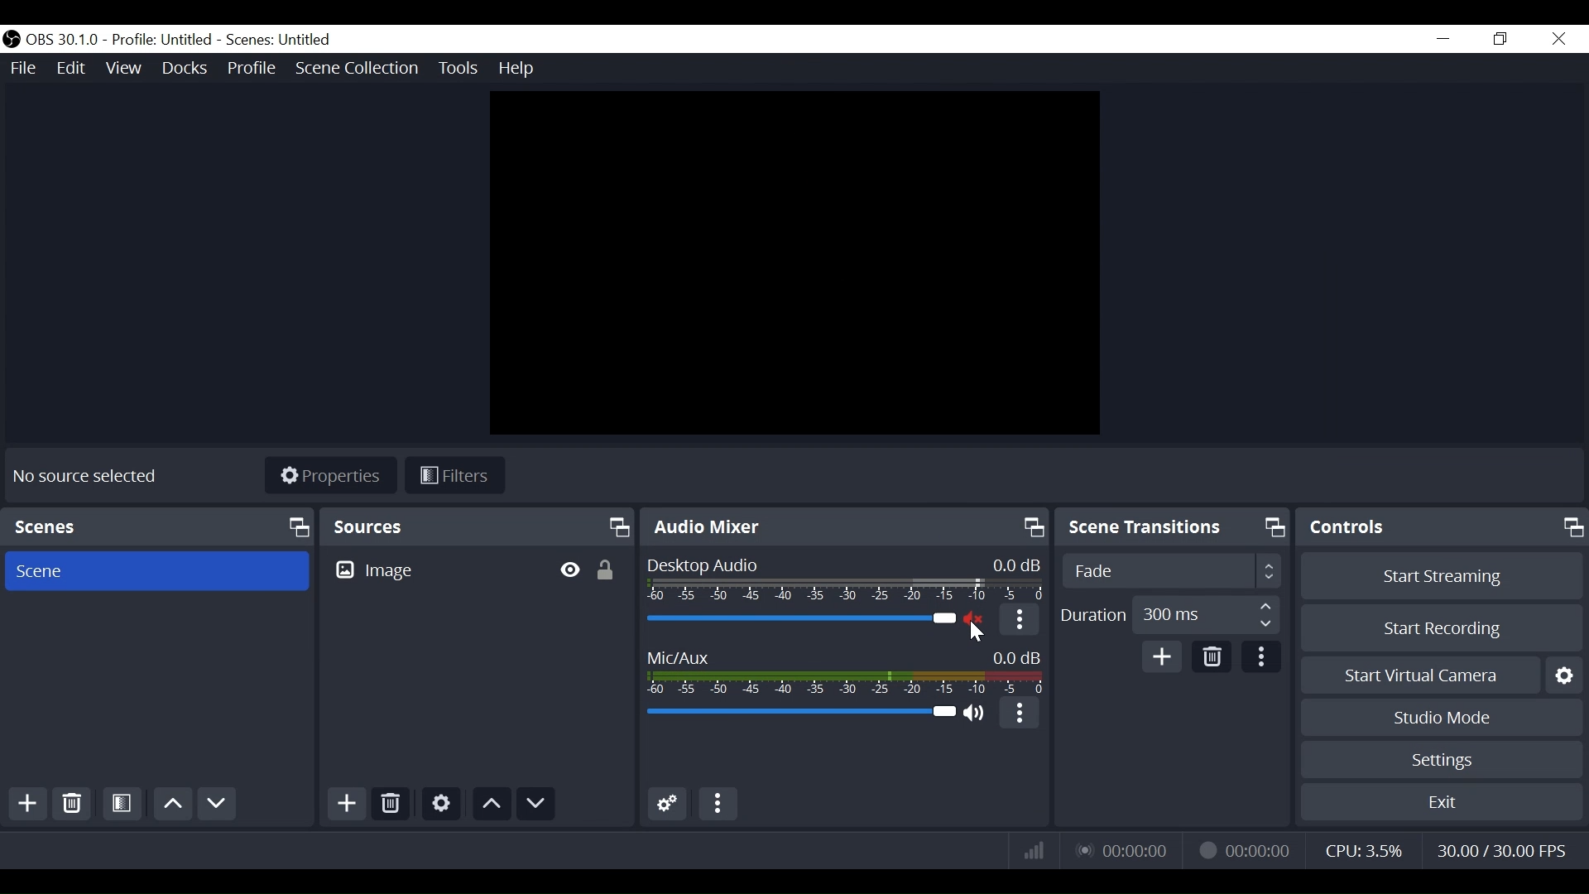  What do you see at coordinates (977, 631) in the screenshot?
I see `Cursor` at bounding box center [977, 631].